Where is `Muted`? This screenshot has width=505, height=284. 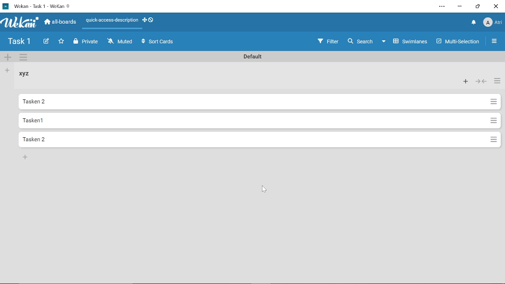
Muted is located at coordinates (121, 42).